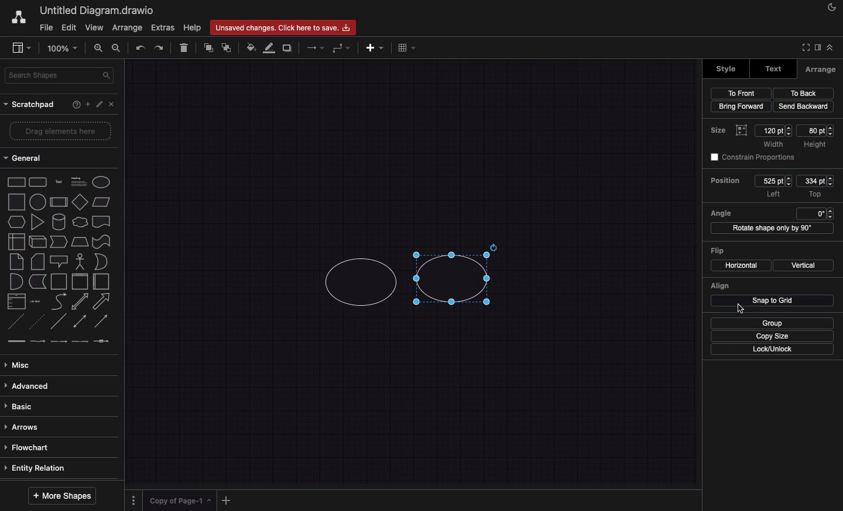  Describe the element at coordinates (81, 222) in the screenshot. I see `cloud` at that location.